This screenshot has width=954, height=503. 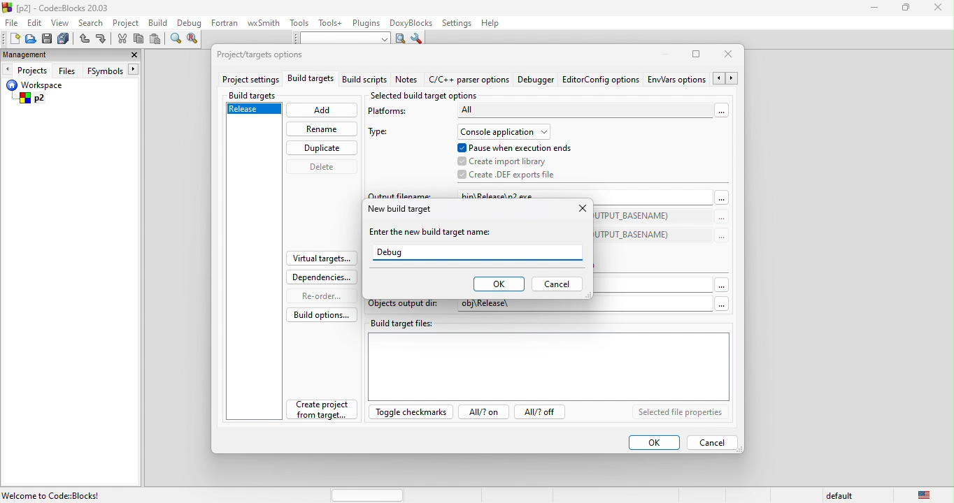 What do you see at coordinates (583, 207) in the screenshot?
I see `close` at bounding box center [583, 207].